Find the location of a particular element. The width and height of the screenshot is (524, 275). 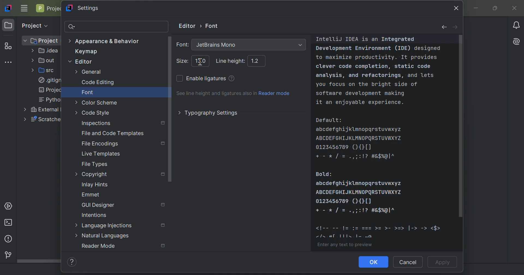

Appearance & Behavior is located at coordinates (105, 41).